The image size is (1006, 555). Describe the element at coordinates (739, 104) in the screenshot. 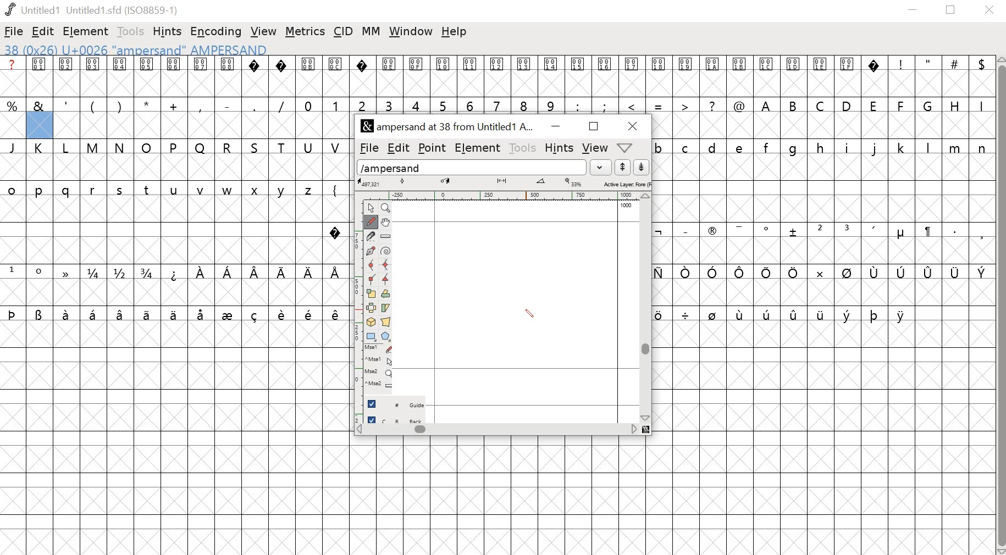

I see `@` at that location.